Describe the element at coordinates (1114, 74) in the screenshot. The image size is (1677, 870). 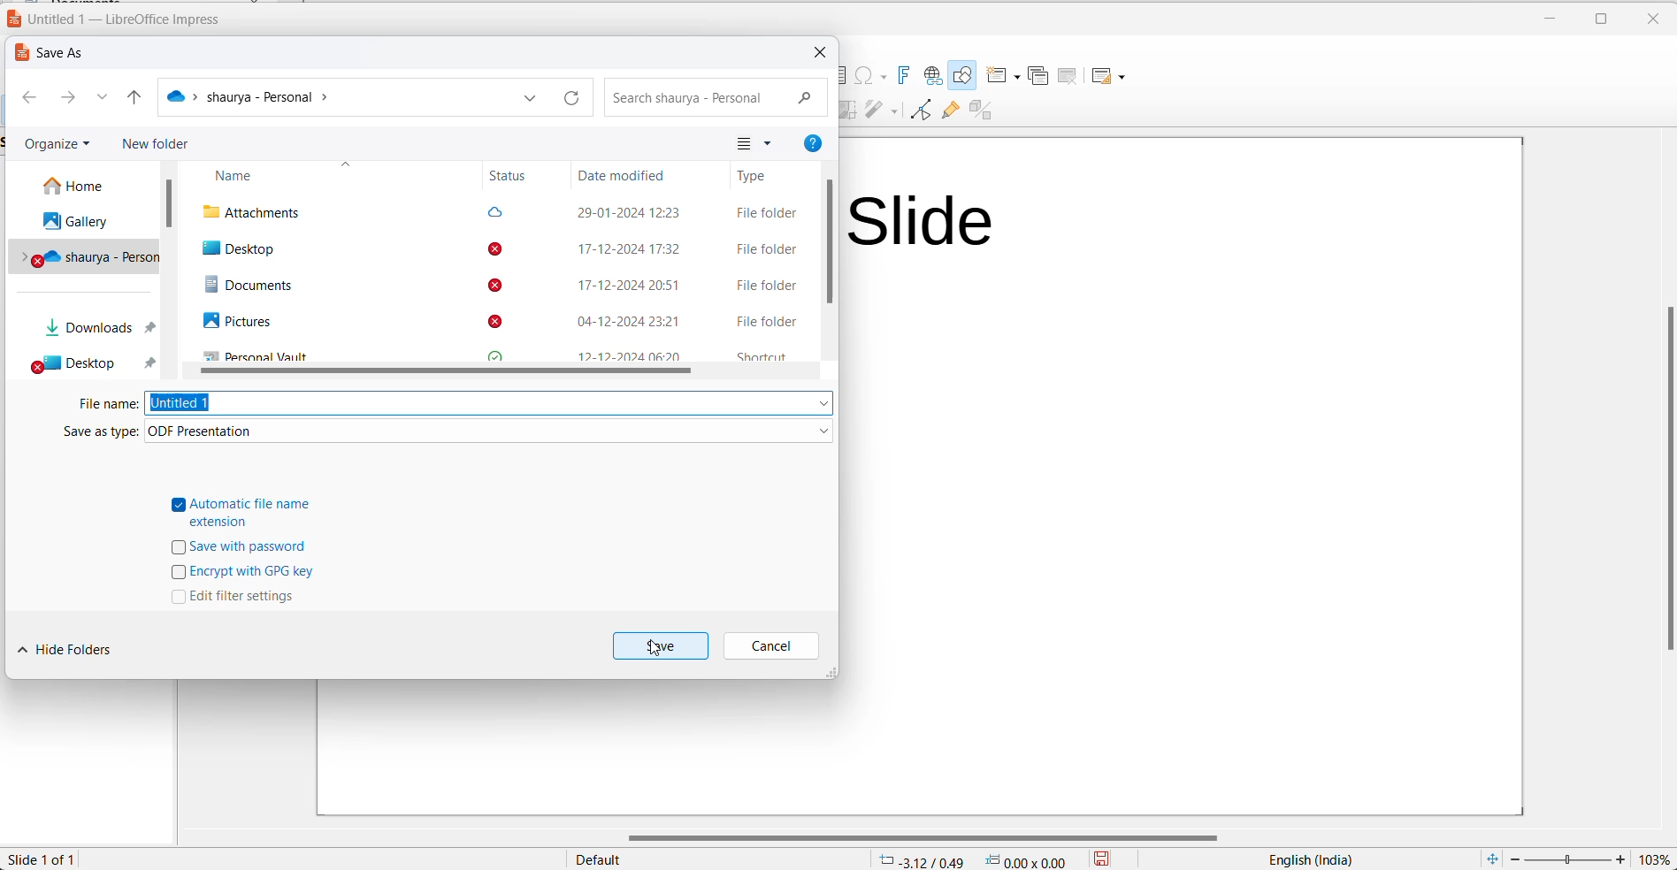
I see `slide layout` at that location.